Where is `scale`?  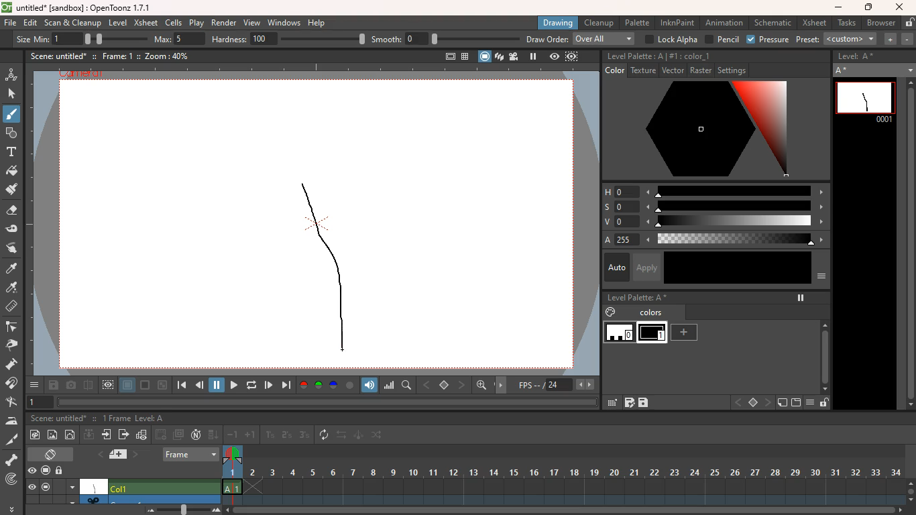 scale is located at coordinates (390, 386).